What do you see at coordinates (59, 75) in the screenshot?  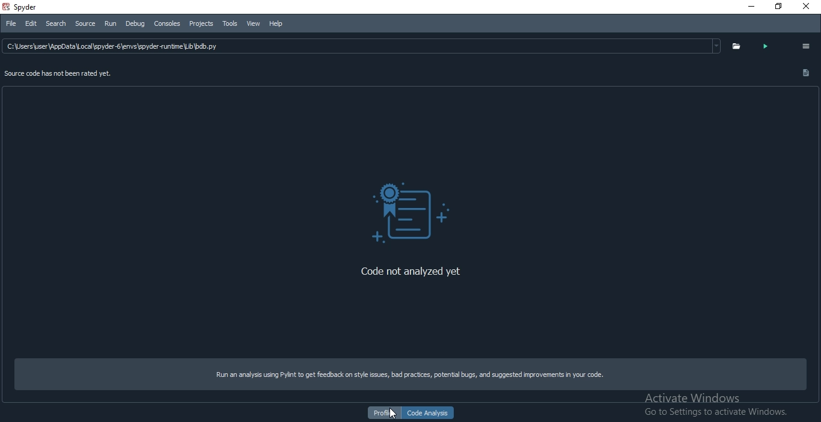 I see `Source code has not been rated yet.` at bounding box center [59, 75].